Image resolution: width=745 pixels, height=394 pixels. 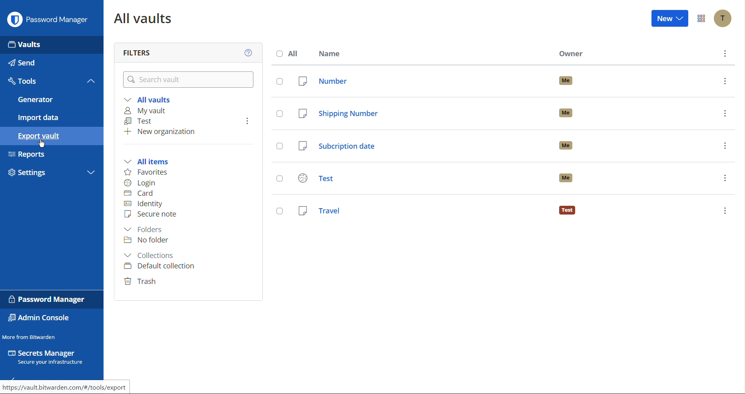 What do you see at coordinates (422, 113) in the screenshot?
I see `Shipping Number` at bounding box center [422, 113].